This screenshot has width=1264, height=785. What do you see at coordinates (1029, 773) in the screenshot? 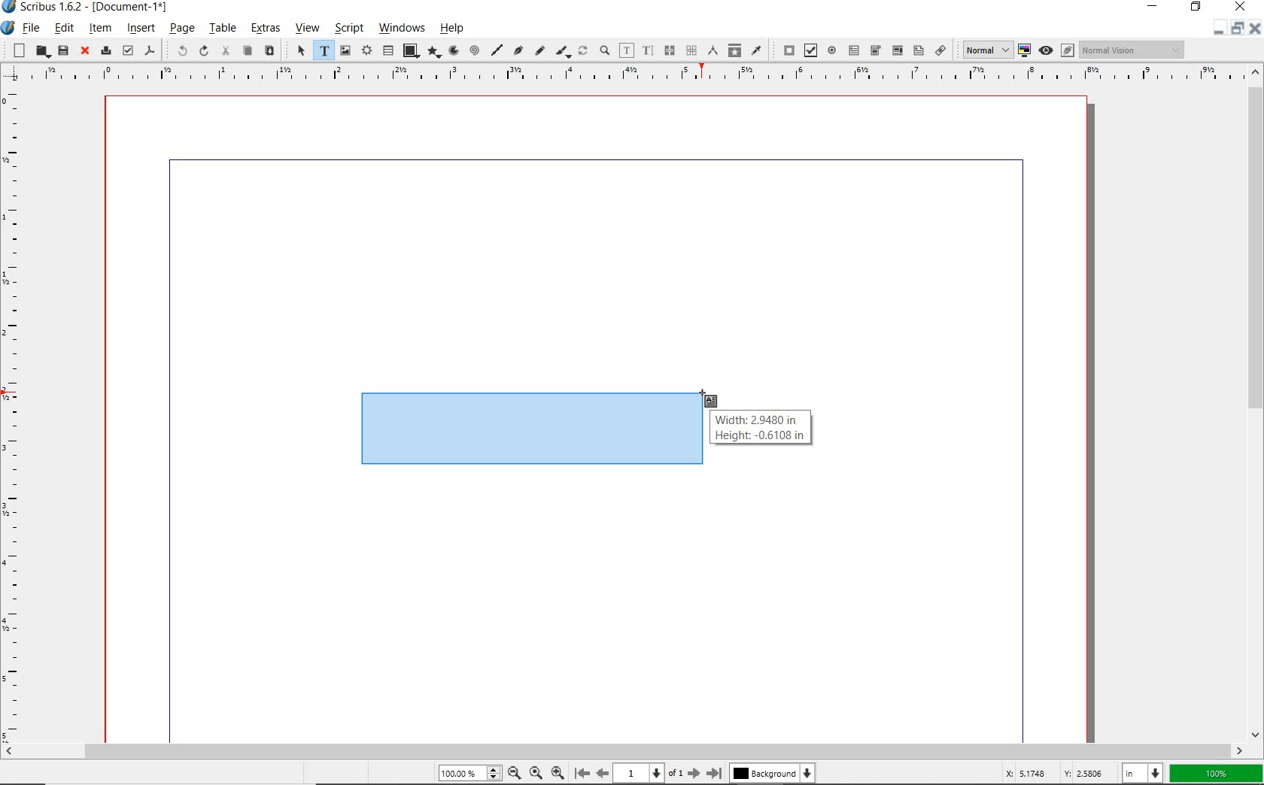
I see `X: 5.1748` at bounding box center [1029, 773].